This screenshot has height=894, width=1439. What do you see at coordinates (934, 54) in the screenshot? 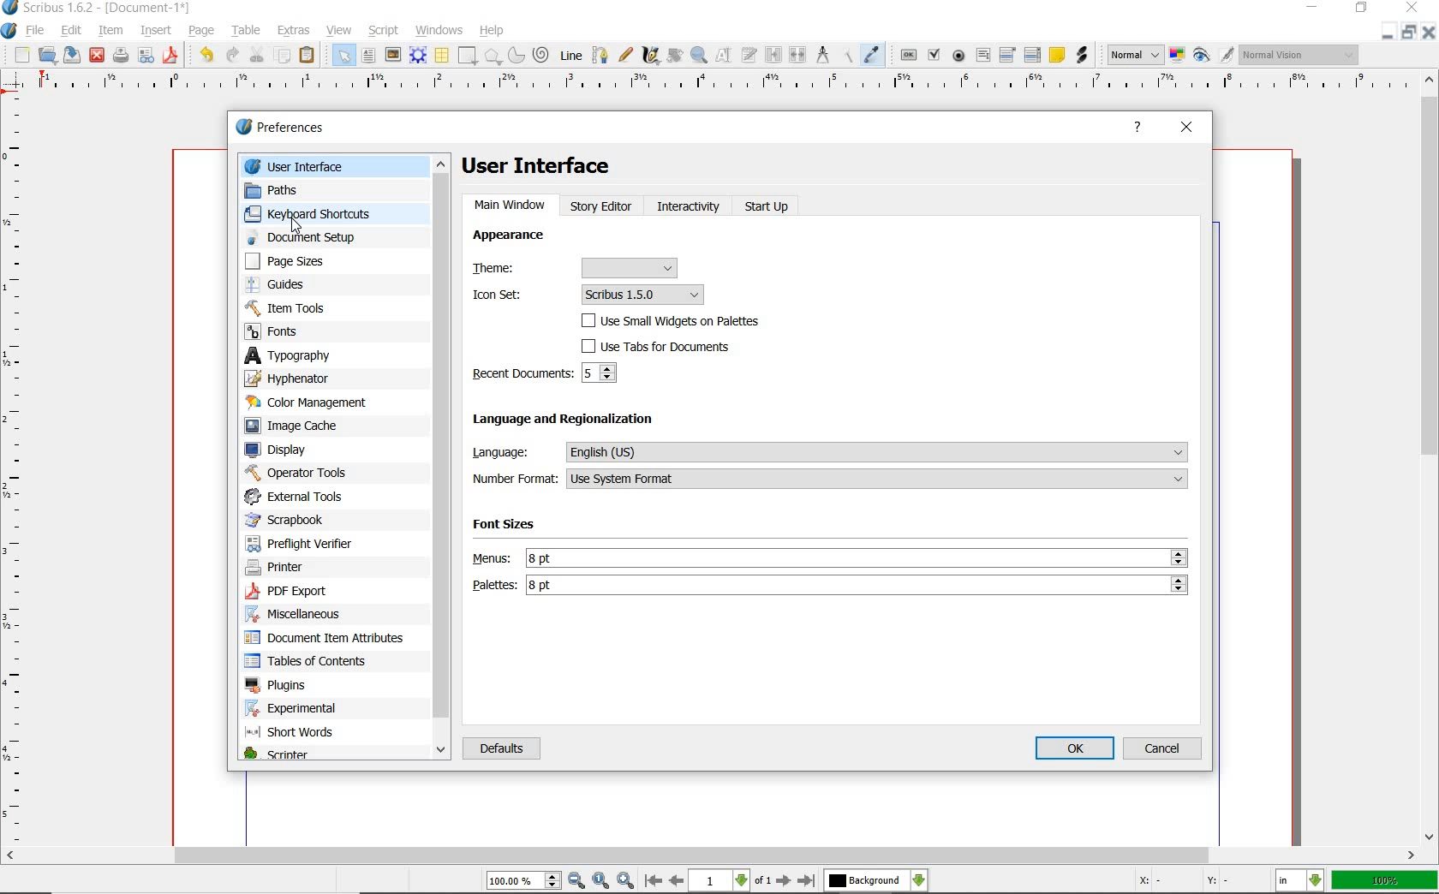
I see `pdf check box` at bounding box center [934, 54].